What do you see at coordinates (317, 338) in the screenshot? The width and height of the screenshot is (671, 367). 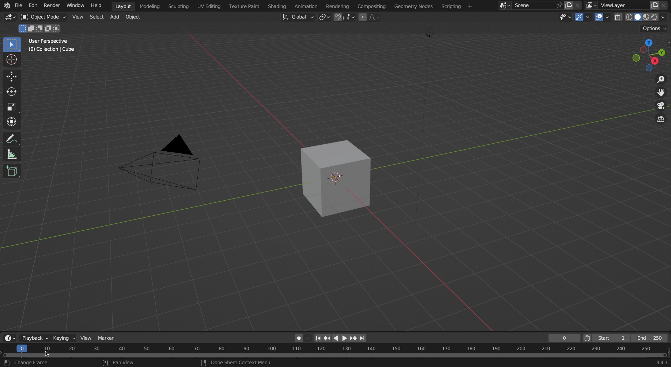 I see `First page` at bounding box center [317, 338].